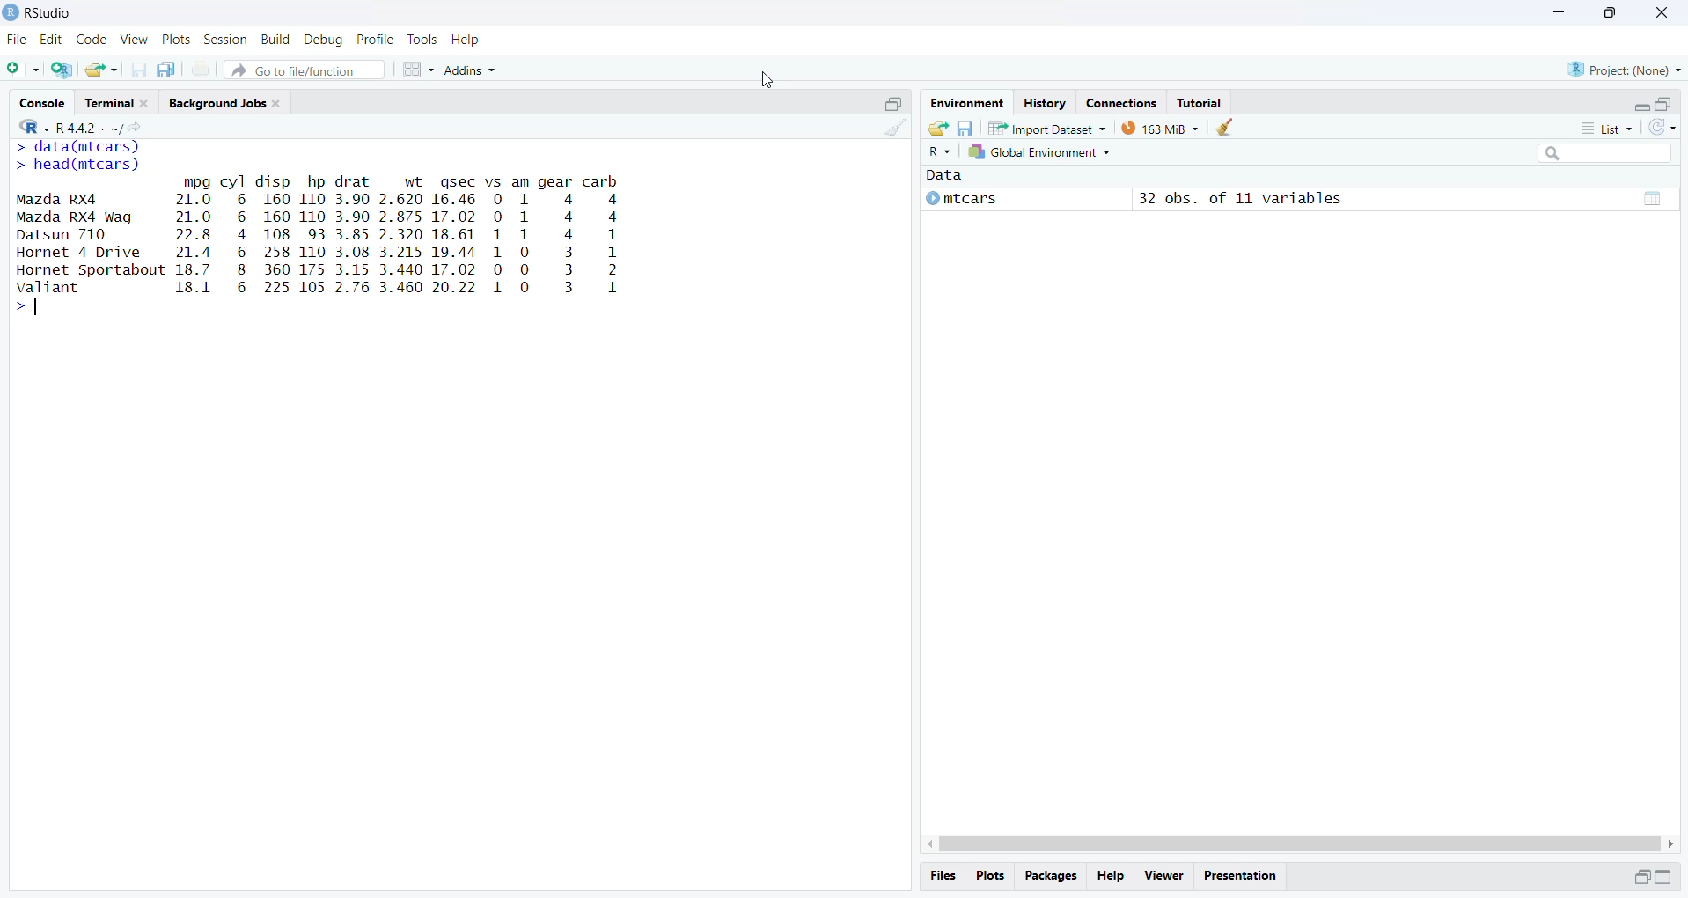  What do you see at coordinates (895, 104) in the screenshot?
I see `open in separate window` at bounding box center [895, 104].